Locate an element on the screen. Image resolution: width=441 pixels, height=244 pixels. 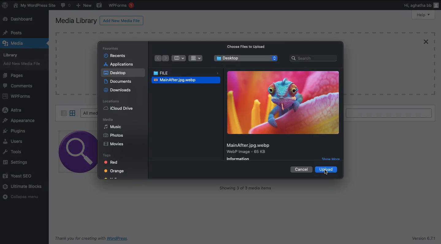
Choose files to upload is located at coordinates (247, 46).